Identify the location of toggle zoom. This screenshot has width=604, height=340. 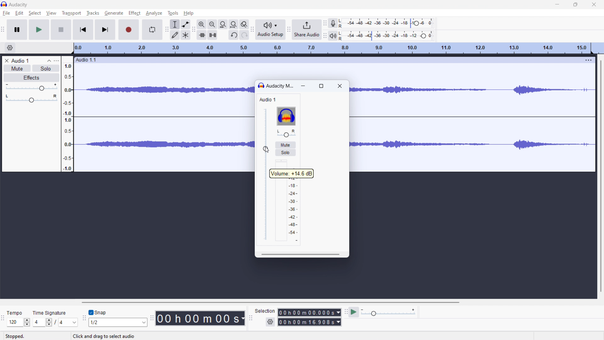
(244, 24).